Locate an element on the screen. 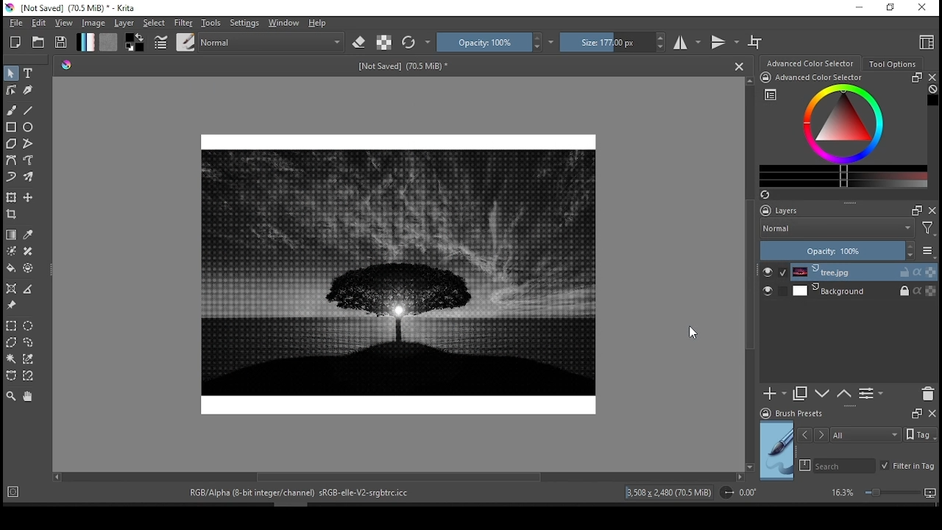 This screenshot has width=942, height=530. enclose and fill tool is located at coordinates (29, 269).